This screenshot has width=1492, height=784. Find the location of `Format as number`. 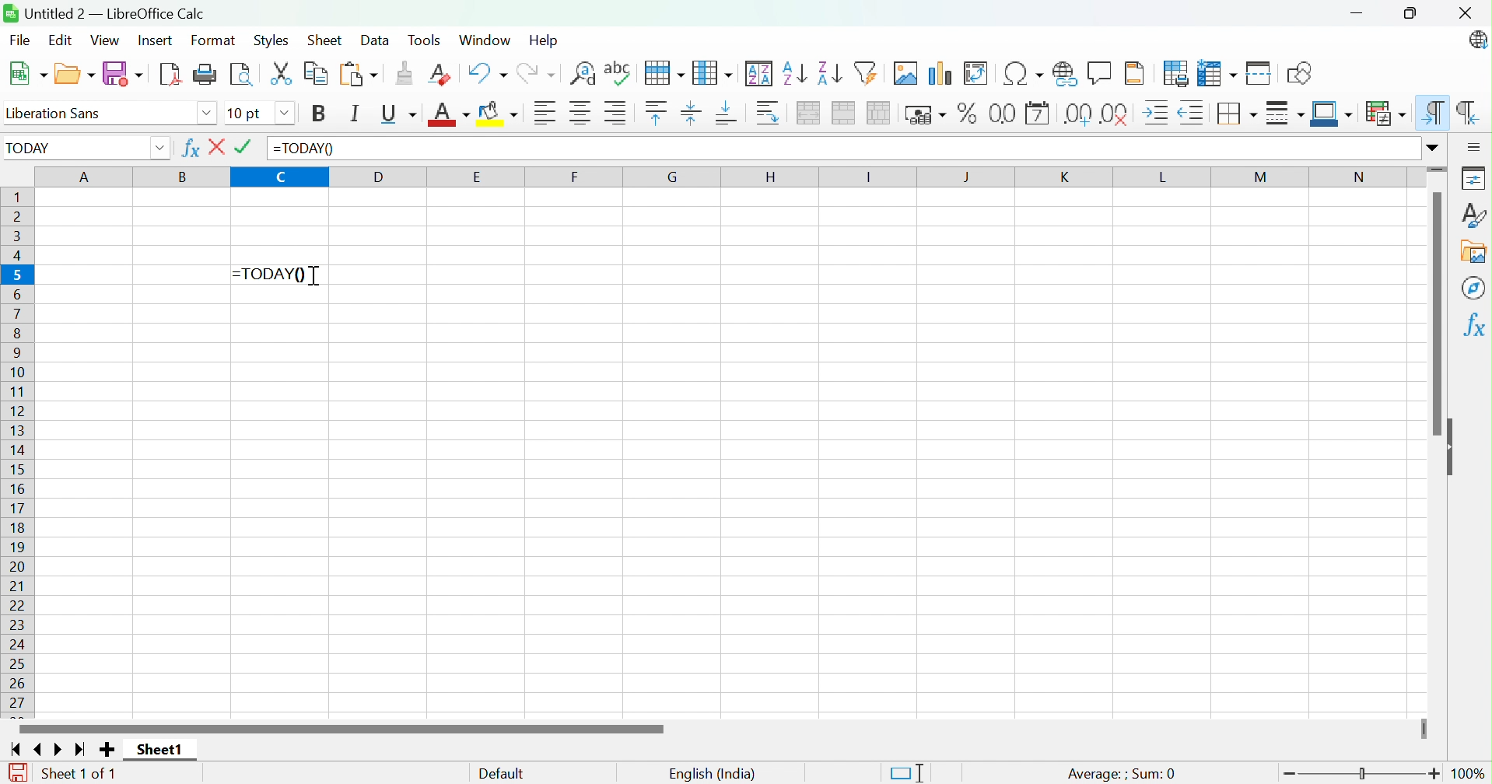

Format as number is located at coordinates (1003, 113).